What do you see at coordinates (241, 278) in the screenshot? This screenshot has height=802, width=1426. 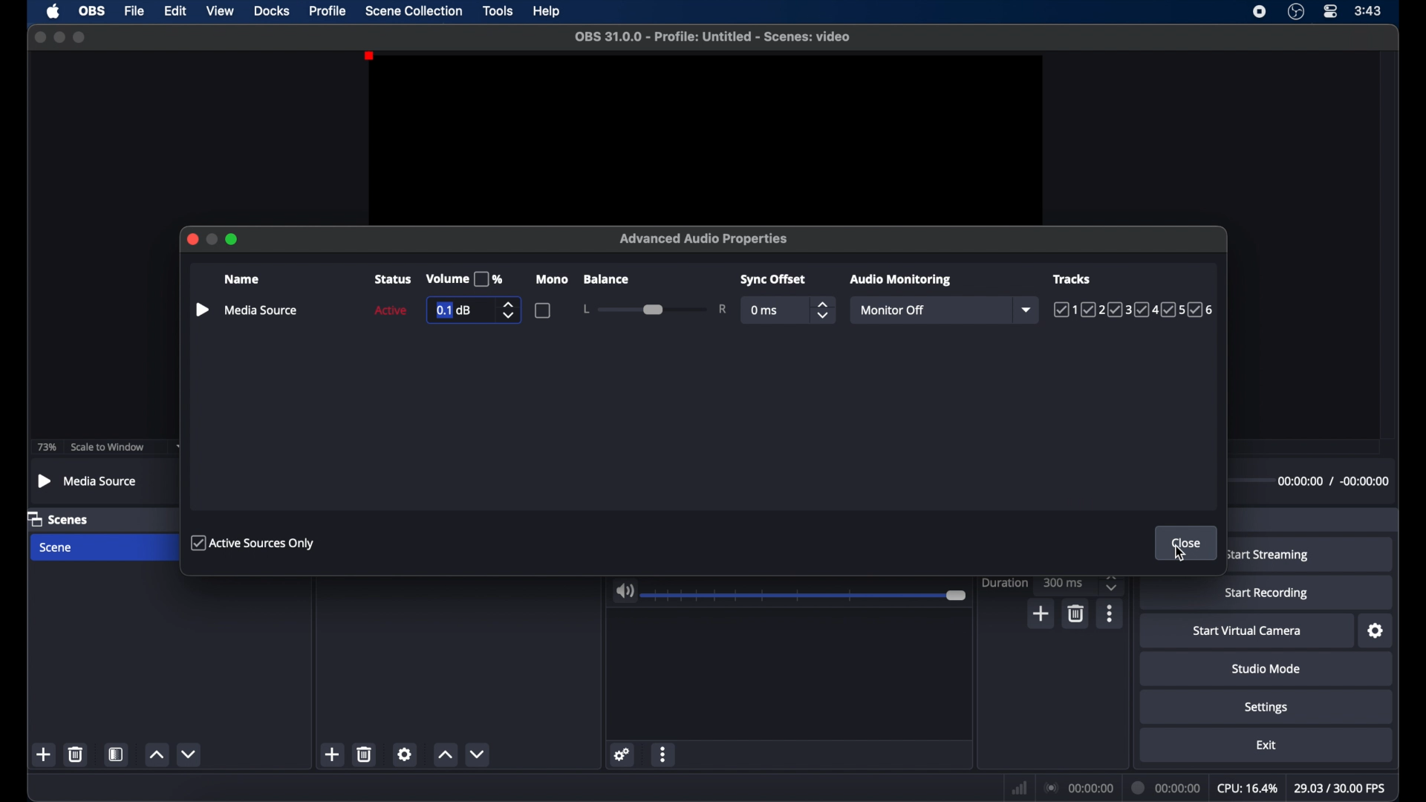 I see `name` at bounding box center [241, 278].